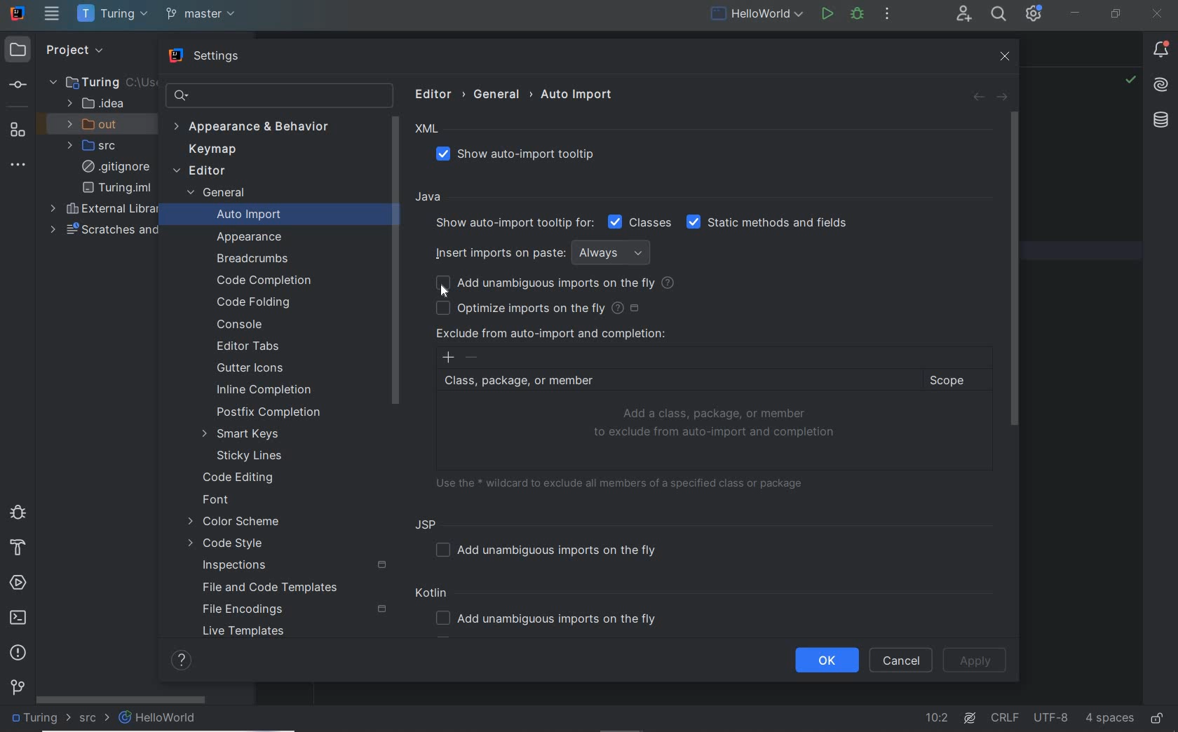  Describe the element at coordinates (116, 188) in the screenshot. I see `turing.iml` at that location.